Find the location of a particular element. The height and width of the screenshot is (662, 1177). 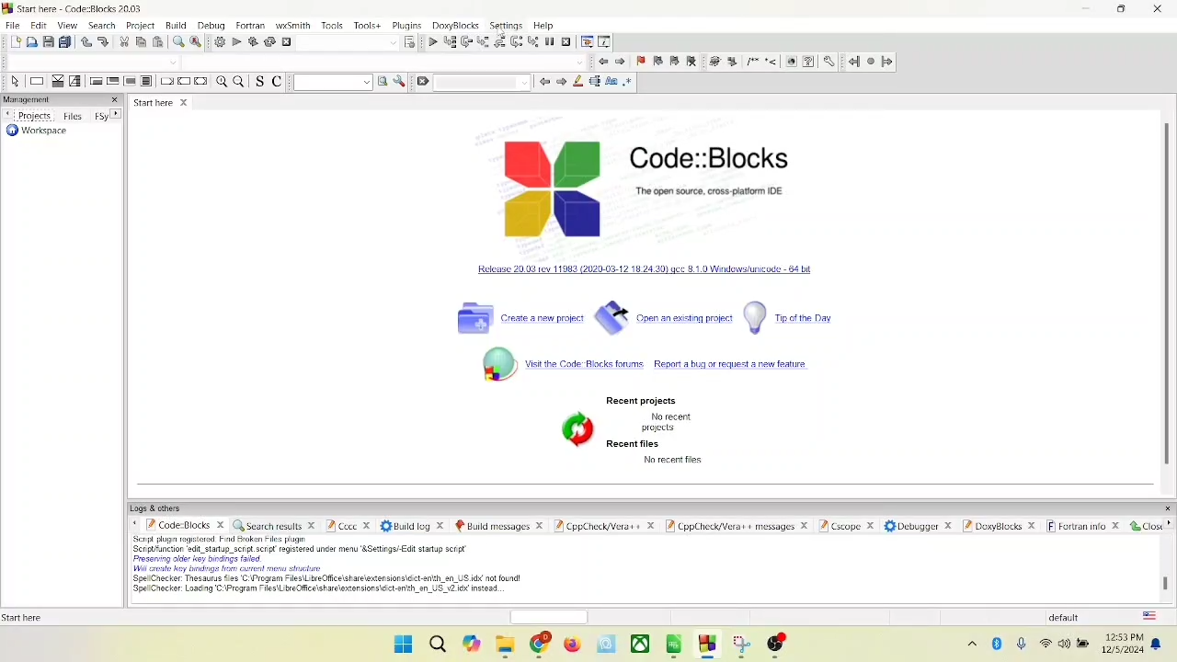

debug is located at coordinates (429, 42).